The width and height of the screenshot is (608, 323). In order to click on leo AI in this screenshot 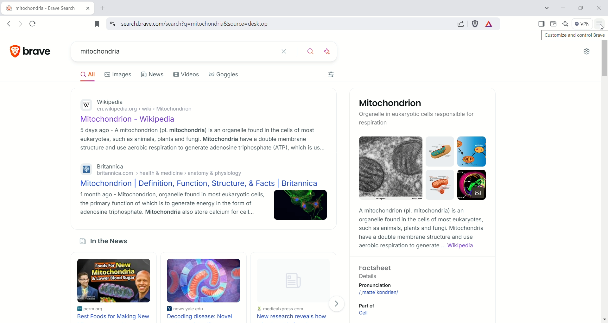, I will do `click(566, 22)`.